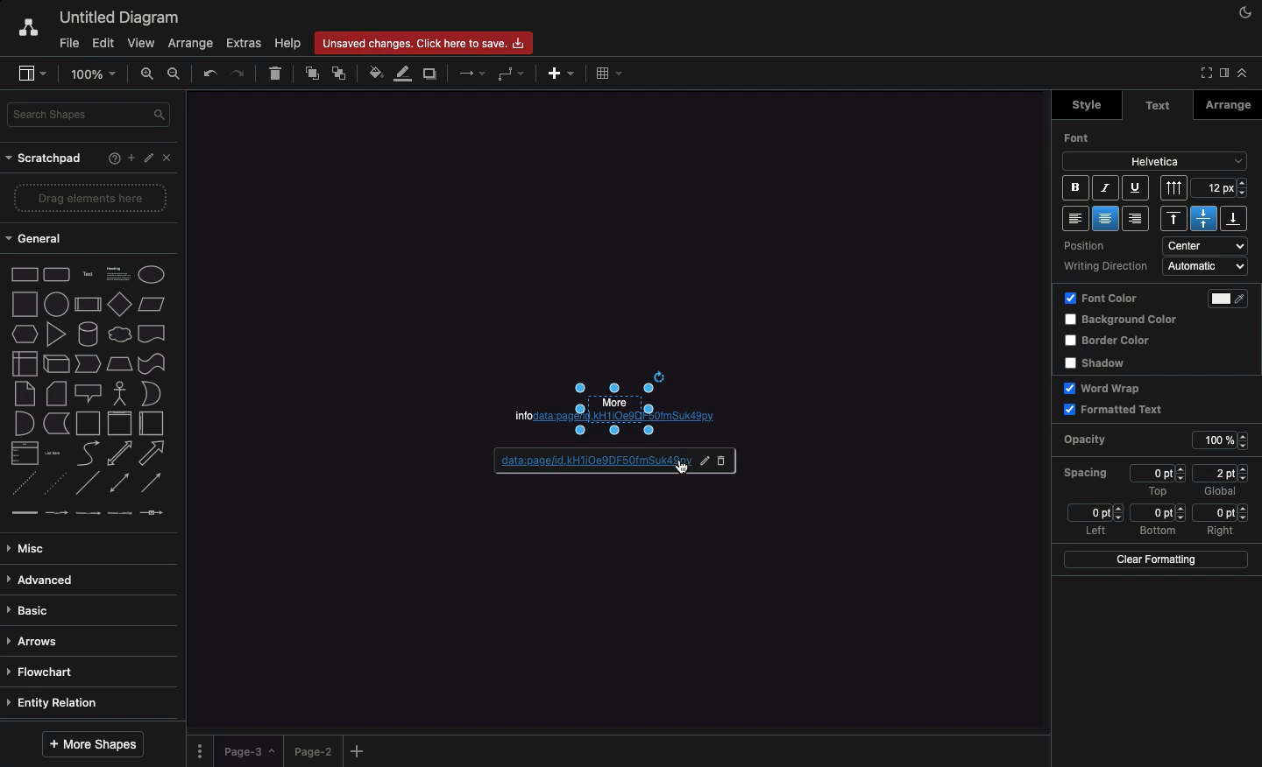 This screenshot has width=1262, height=767. Describe the element at coordinates (1221, 493) in the screenshot. I see `Global` at that location.